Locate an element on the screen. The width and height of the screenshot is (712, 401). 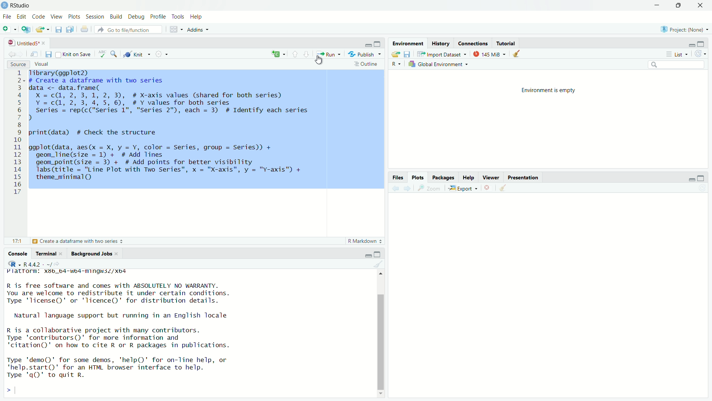
Untitled is located at coordinates (26, 42).